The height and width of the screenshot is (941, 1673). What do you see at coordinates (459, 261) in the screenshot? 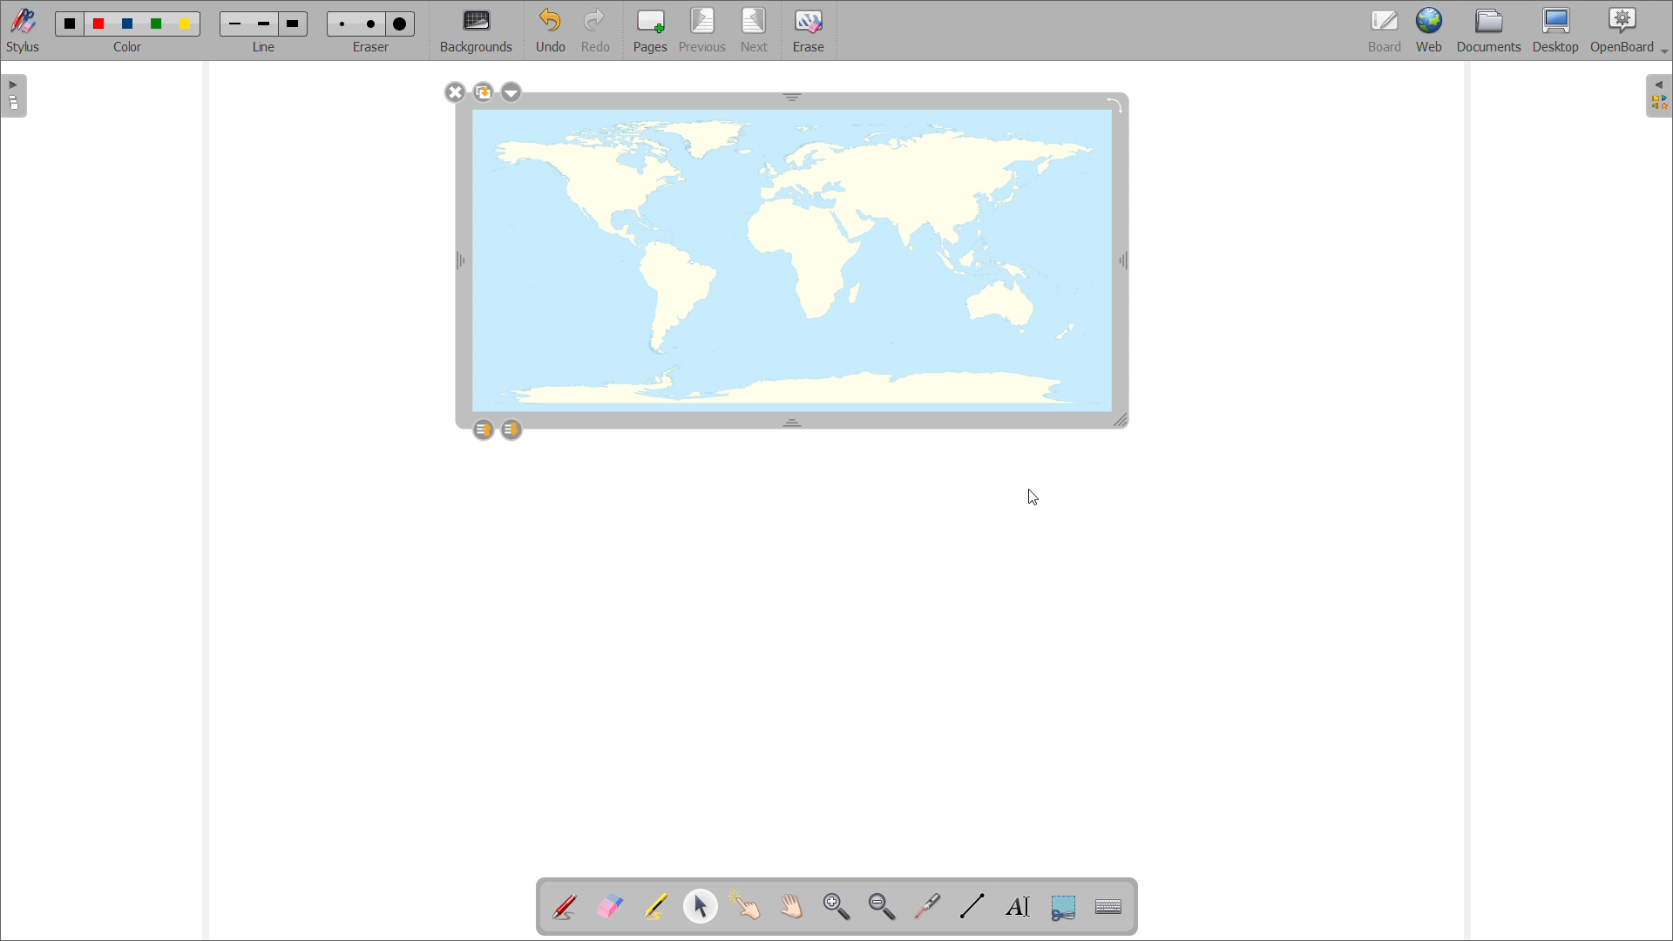
I see `resize` at bounding box center [459, 261].